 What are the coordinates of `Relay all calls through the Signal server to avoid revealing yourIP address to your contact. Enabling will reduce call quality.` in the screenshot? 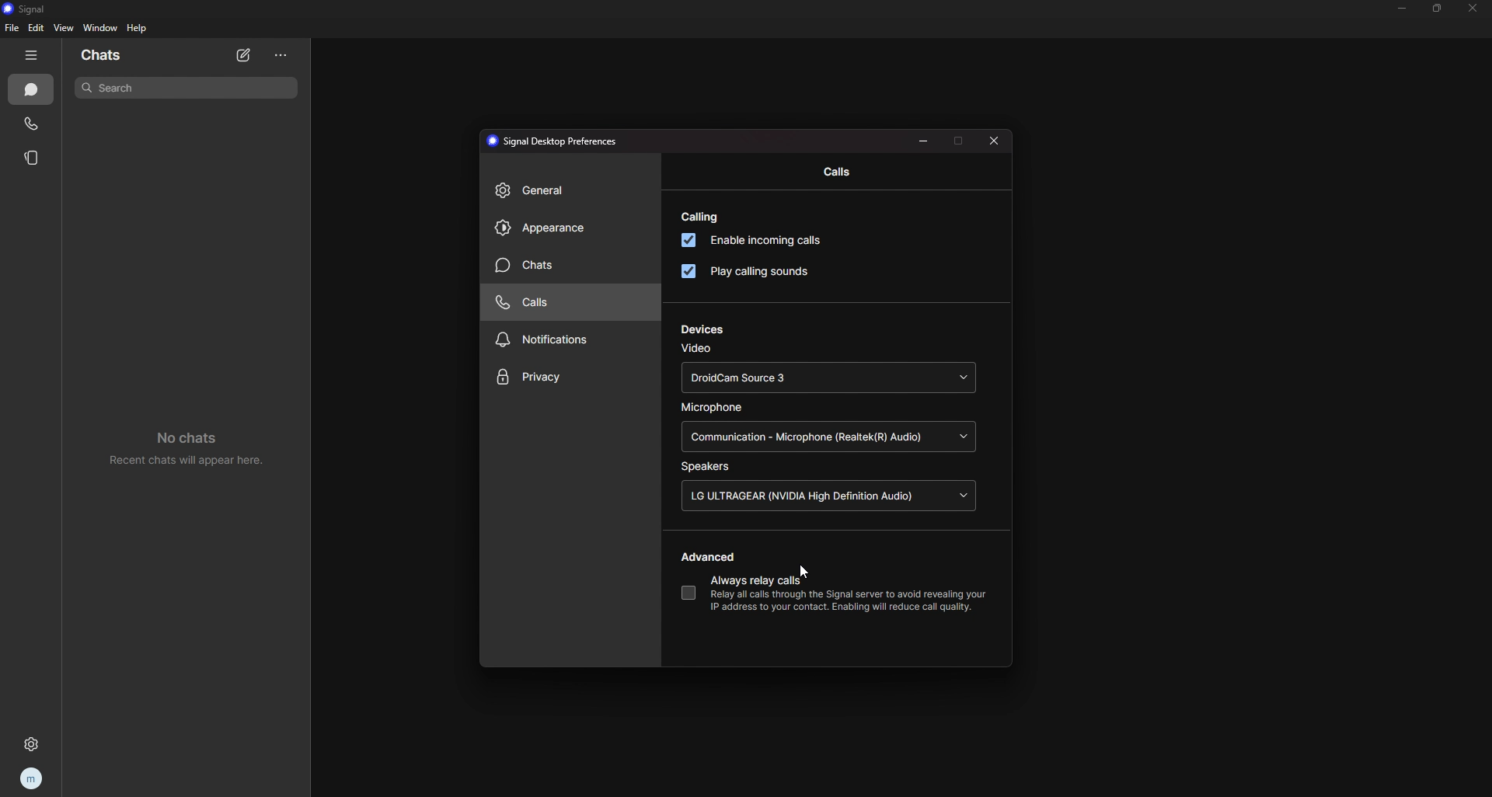 It's located at (851, 602).